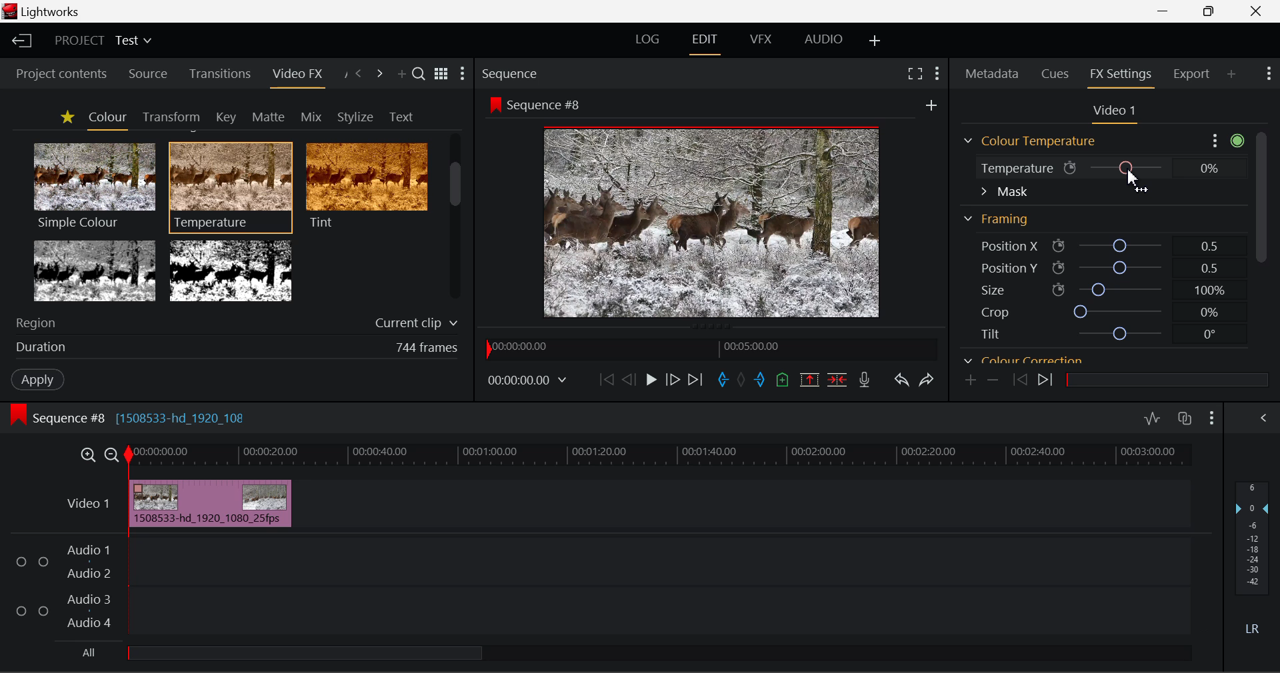 Image resolution: width=1280 pixels, height=673 pixels. I want to click on Lightworks, so click(53, 12).